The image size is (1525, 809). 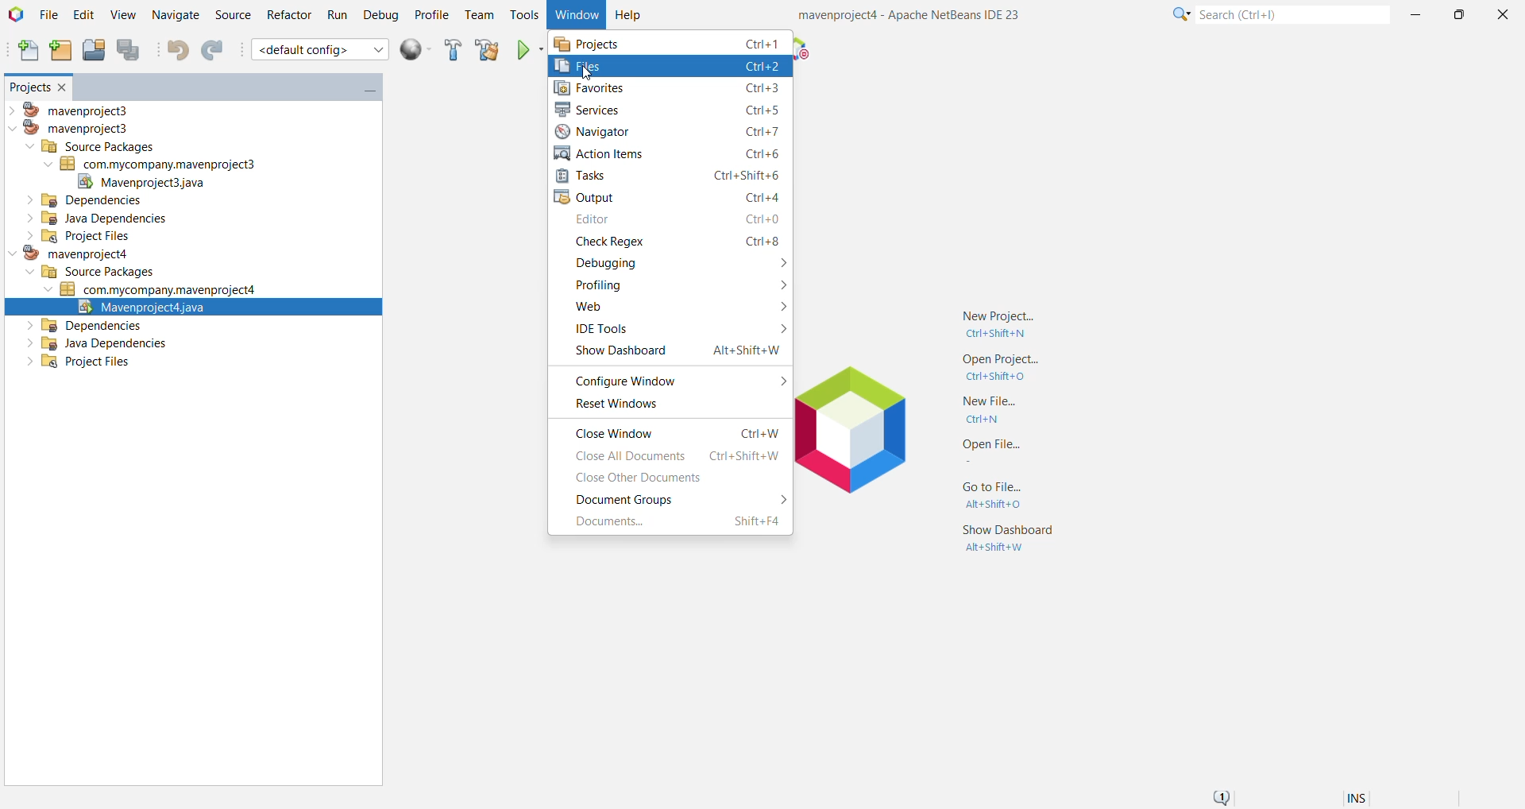 I want to click on Show Dashboard, so click(x=1012, y=539).